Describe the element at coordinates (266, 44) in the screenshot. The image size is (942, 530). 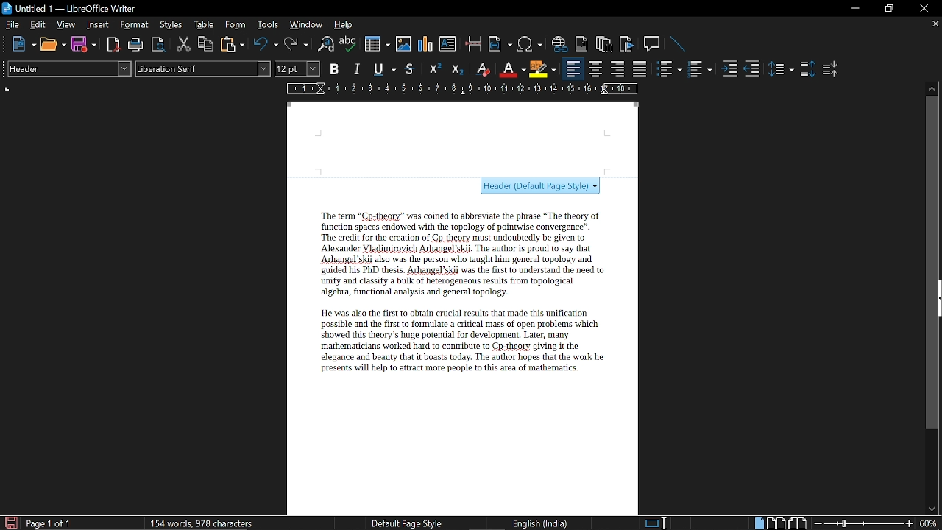
I see `Undo` at that location.